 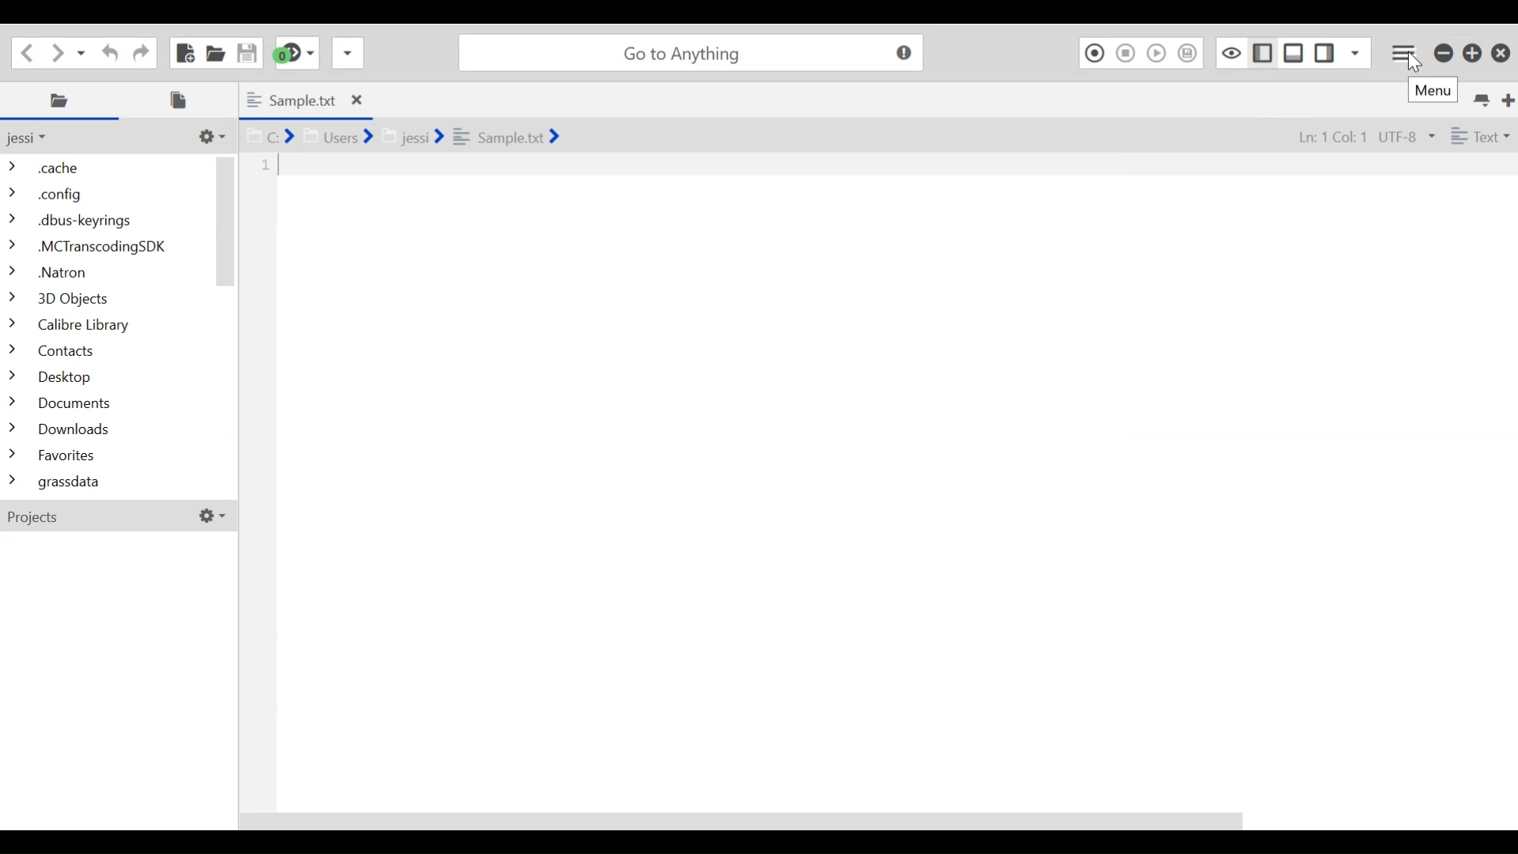 What do you see at coordinates (1189, 52) in the screenshot?
I see `Save Macro as Toolbox as Superscript` at bounding box center [1189, 52].